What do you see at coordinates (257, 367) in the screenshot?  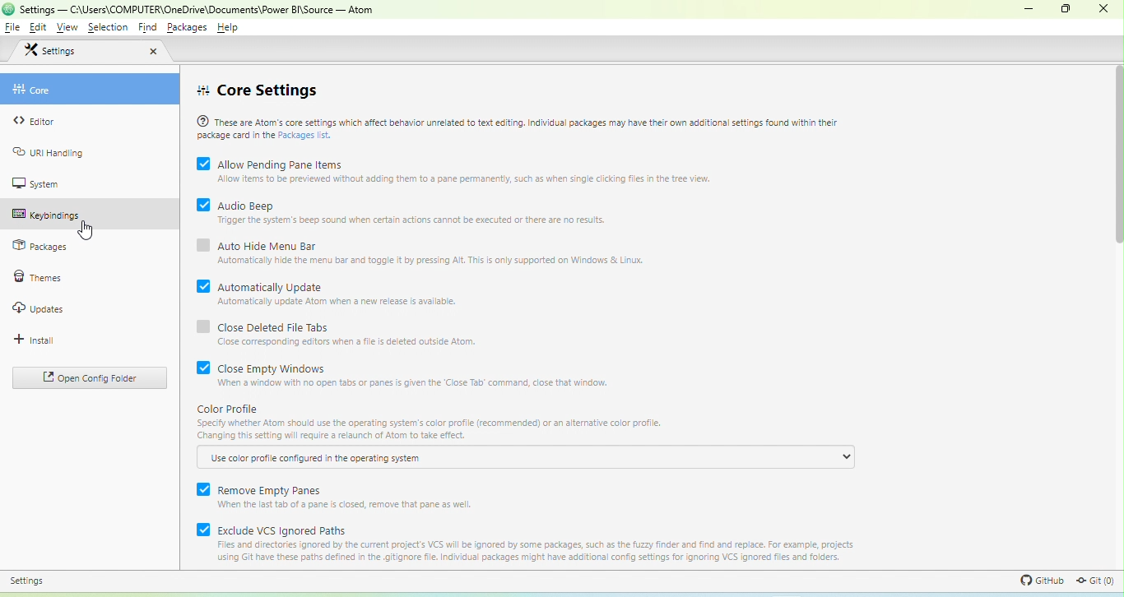 I see `close empty windows` at bounding box center [257, 367].